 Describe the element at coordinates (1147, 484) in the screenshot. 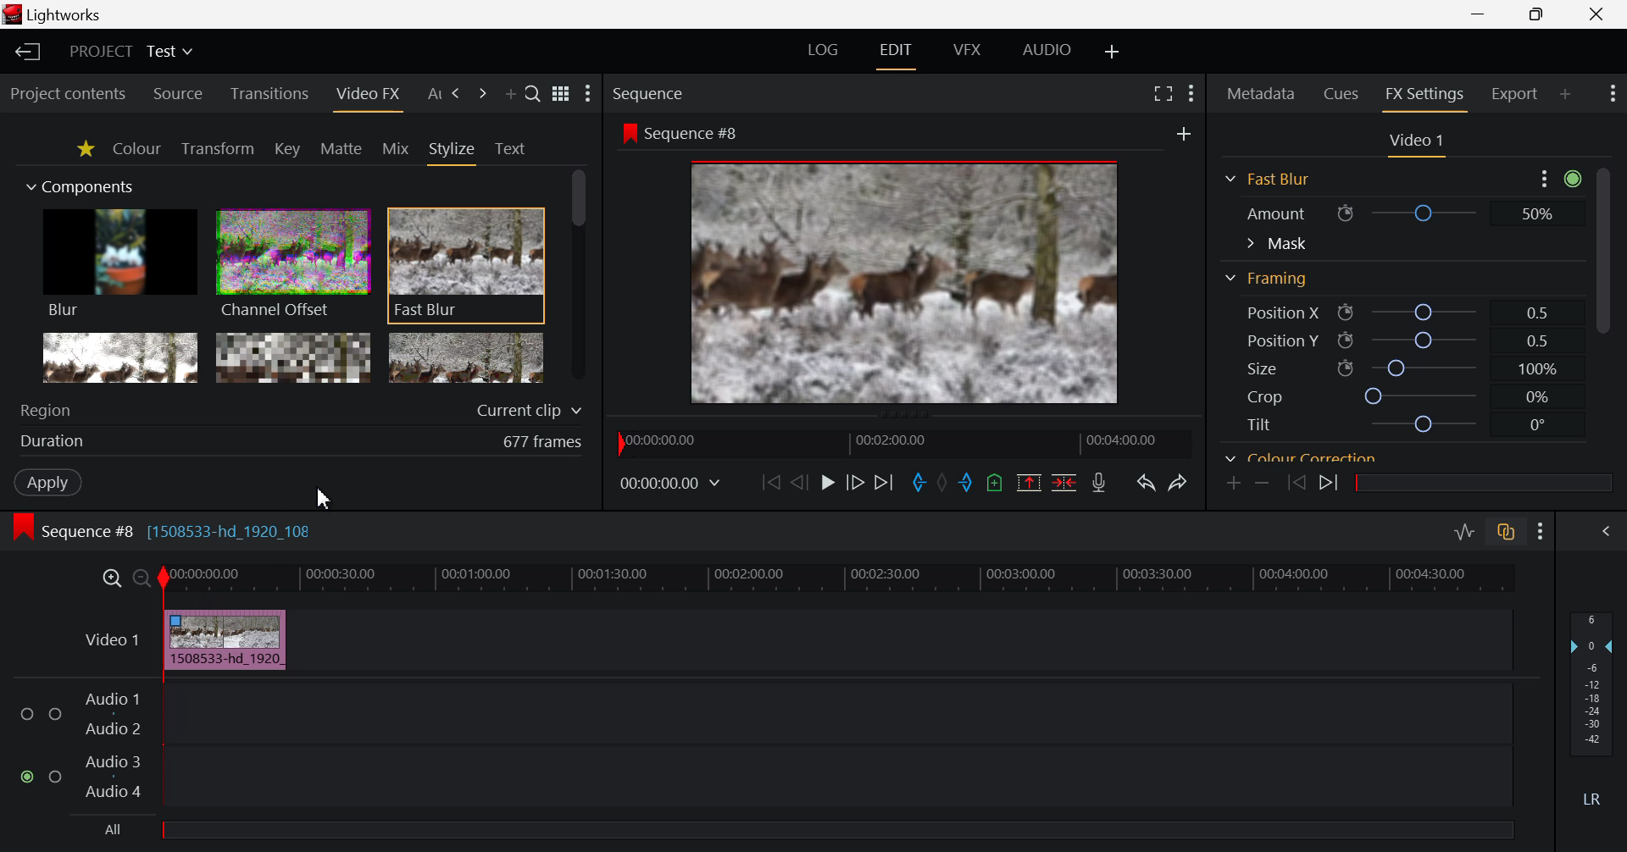

I see `Undo` at that location.